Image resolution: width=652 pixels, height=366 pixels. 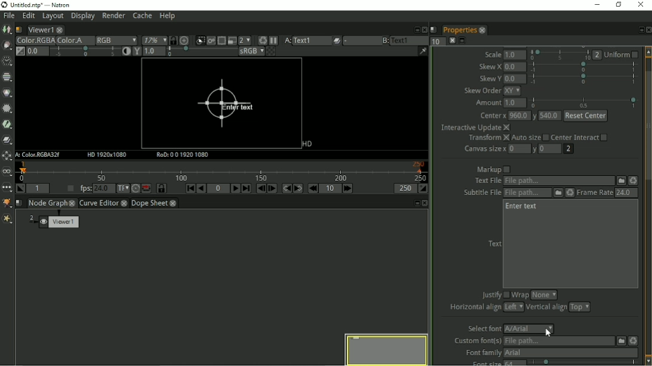 What do you see at coordinates (463, 41) in the screenshot?
I see `Minimize/maximize all panels` at bounding box center [463, 41].